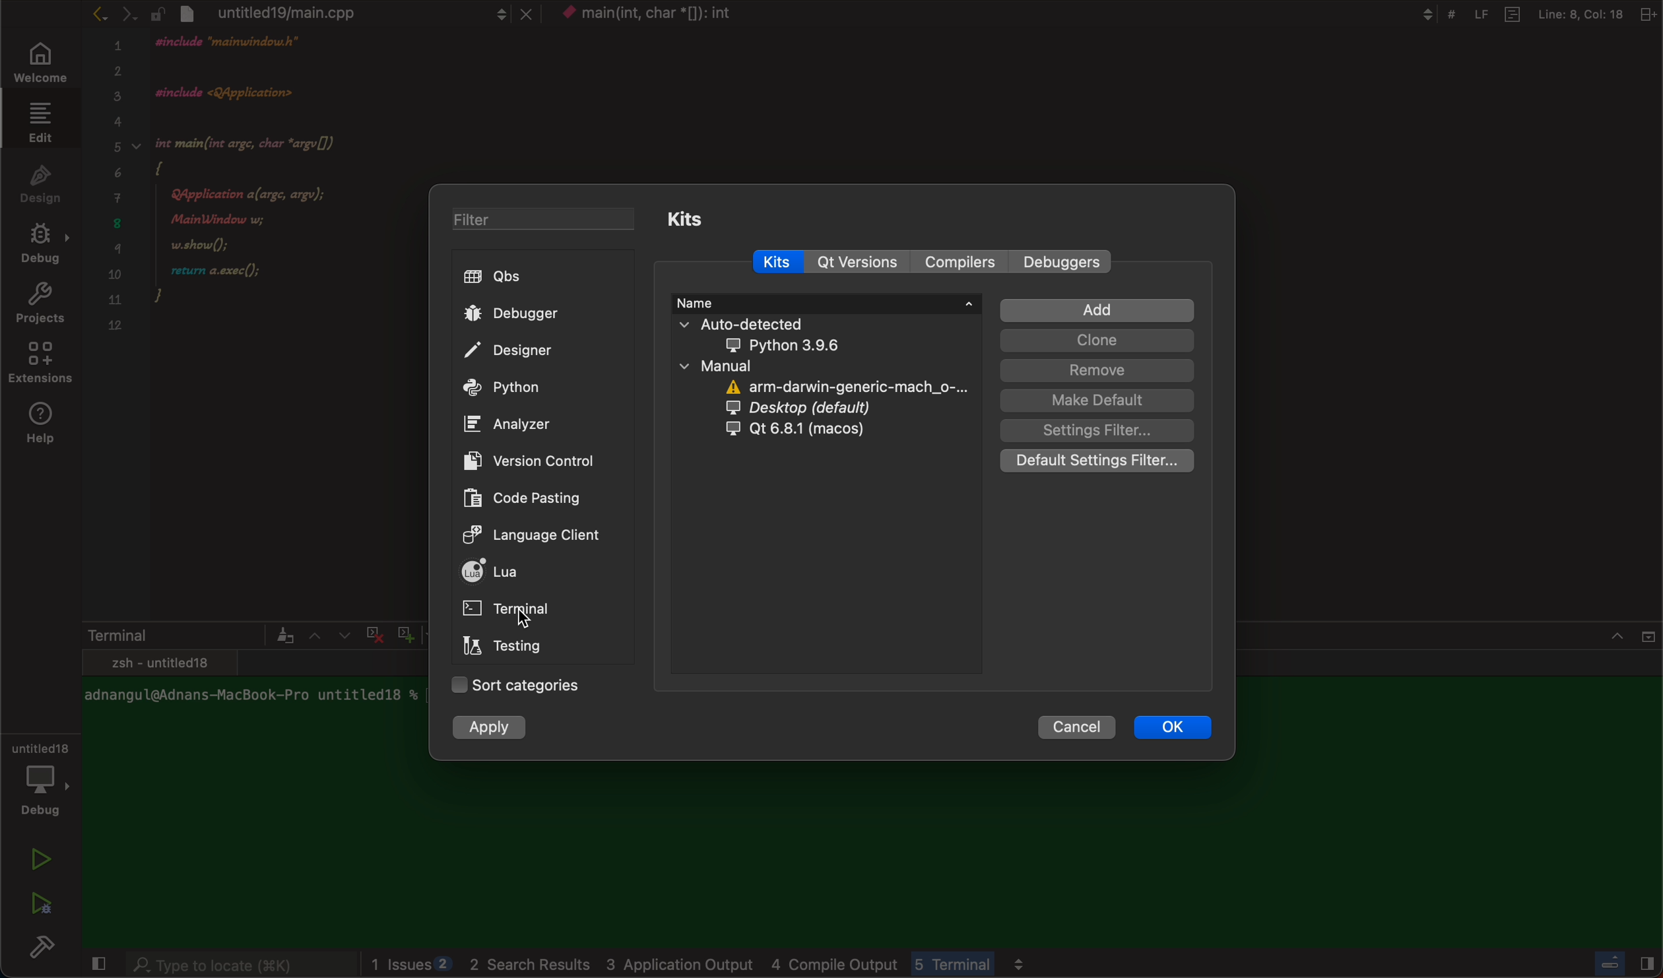 The width and height of the screenshot is (1663, 978). I want to click on language client, so click(519, 533).